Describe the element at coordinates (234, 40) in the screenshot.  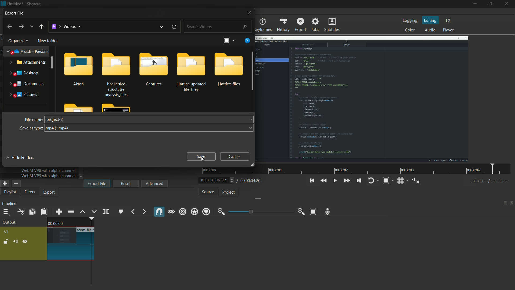
I see `more options` at that location.